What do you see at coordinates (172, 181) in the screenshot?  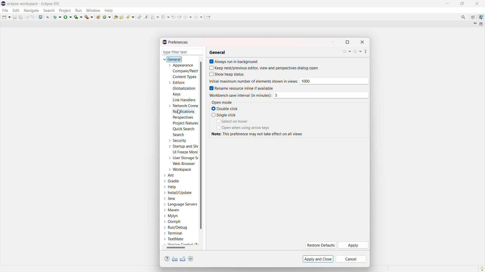 I see `gradle` at bounding box center [172, 181].